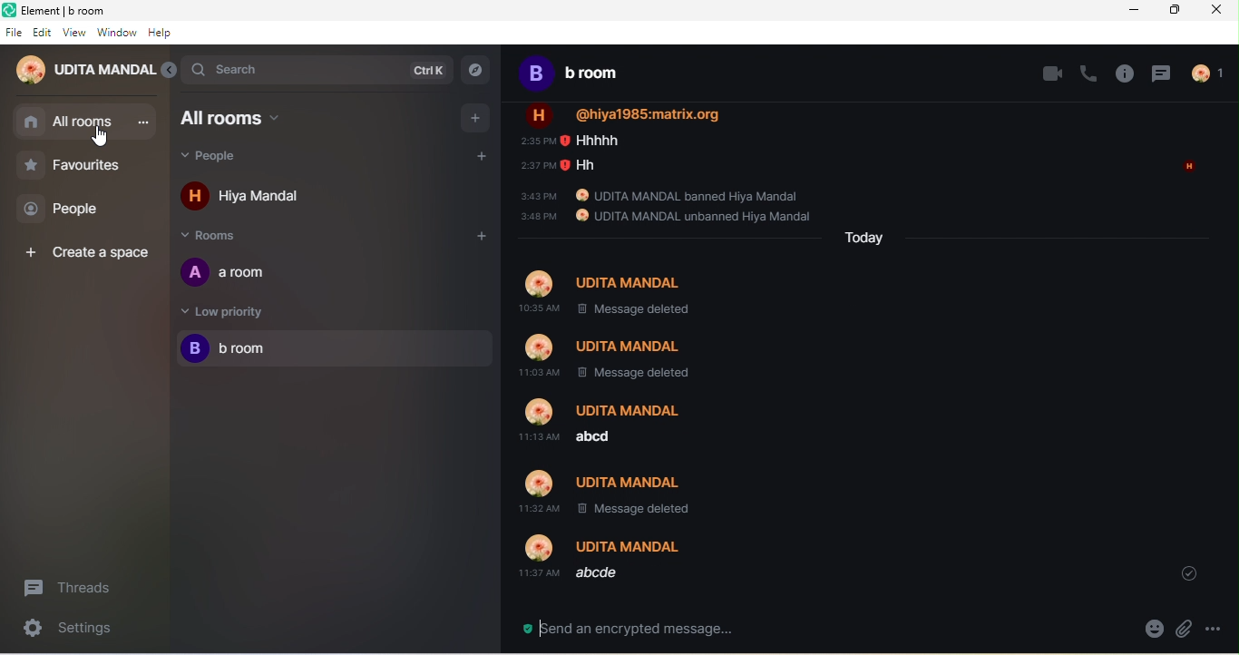 This screenshot has width=1239, height=655. I want to click on italicised text, so click(614, 562).